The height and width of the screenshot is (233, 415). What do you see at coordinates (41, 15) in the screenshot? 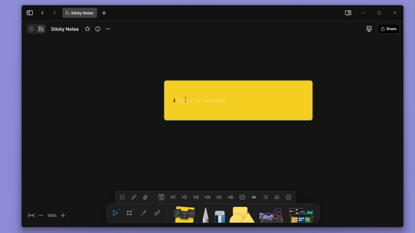
I see `go back` at bounding box center [41, 15].